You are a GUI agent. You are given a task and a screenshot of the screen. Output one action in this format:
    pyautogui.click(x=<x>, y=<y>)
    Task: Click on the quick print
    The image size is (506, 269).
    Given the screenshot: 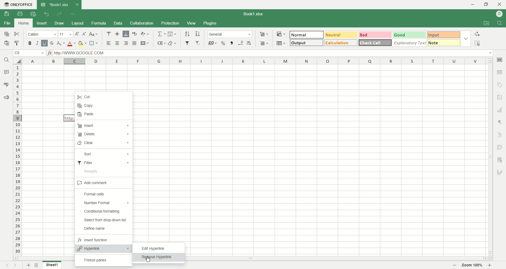 What is the action you would take?
    pyautogui.click(x=34, y=13)
    